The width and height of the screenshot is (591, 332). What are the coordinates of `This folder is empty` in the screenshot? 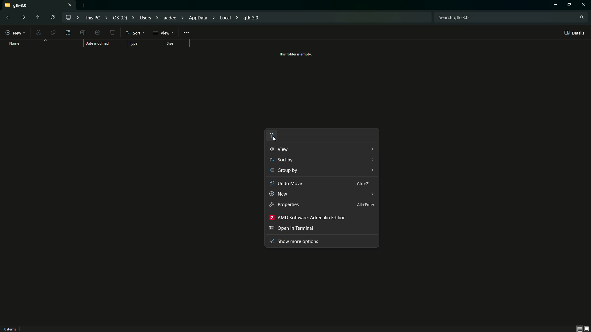 It's located at (299, 54).